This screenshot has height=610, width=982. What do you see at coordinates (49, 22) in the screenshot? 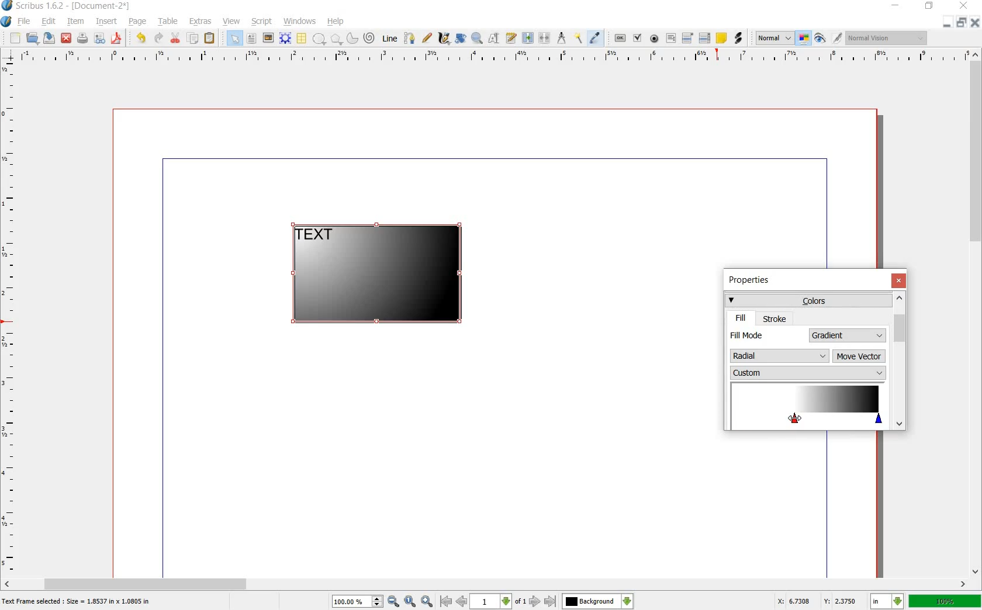
I see `edit` at bounding box center [49, 22].